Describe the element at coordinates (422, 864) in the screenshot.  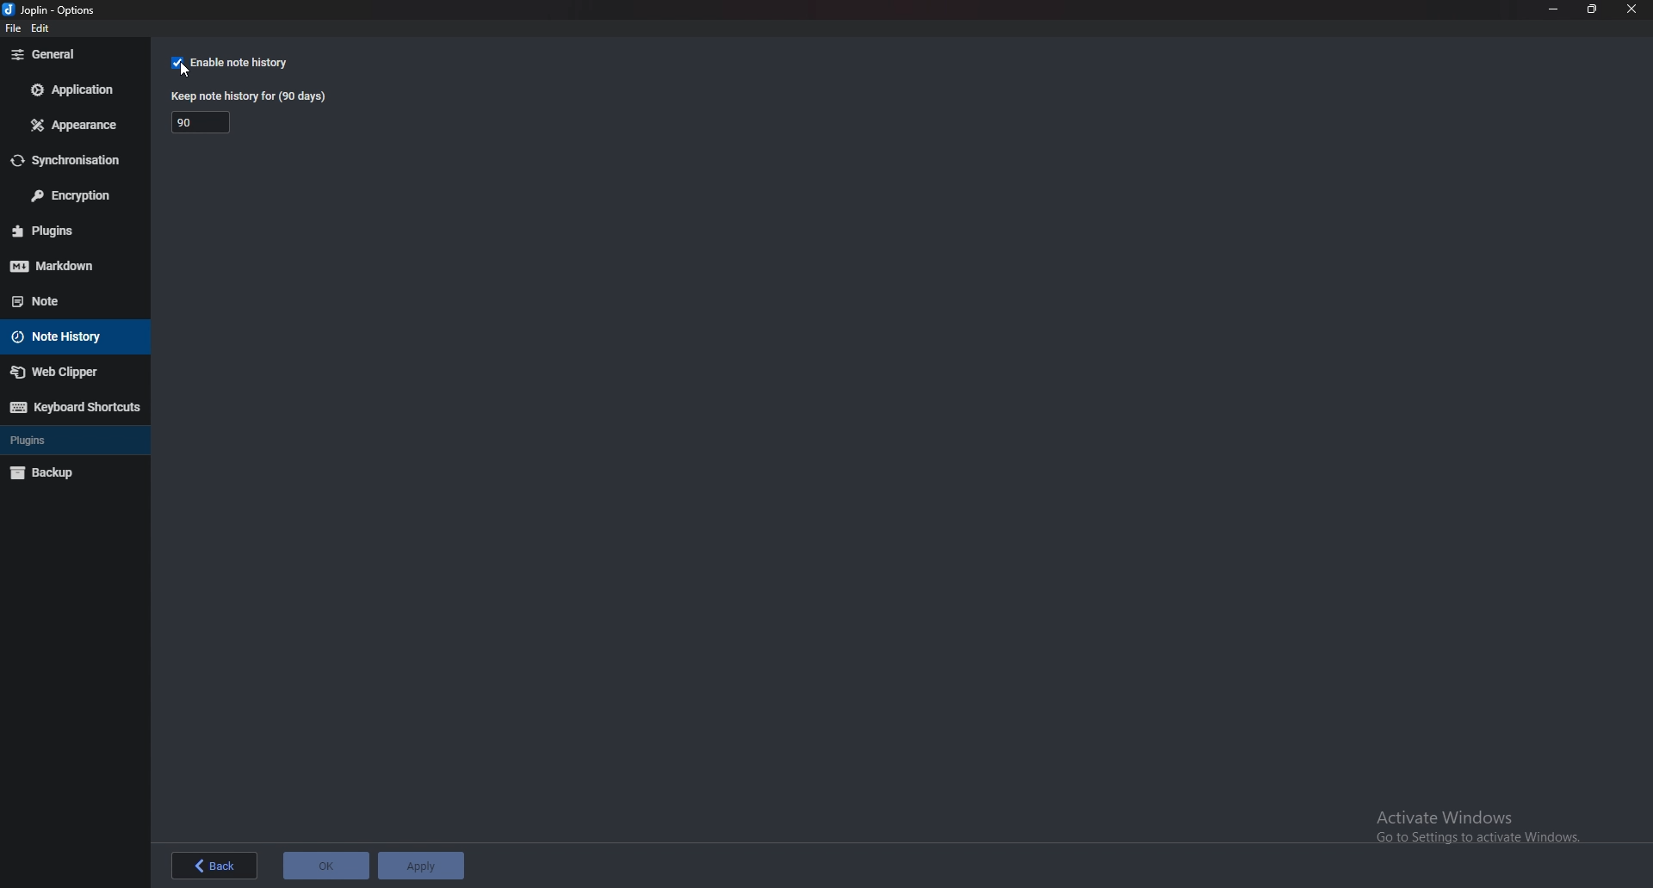
I see `apply` at that location.